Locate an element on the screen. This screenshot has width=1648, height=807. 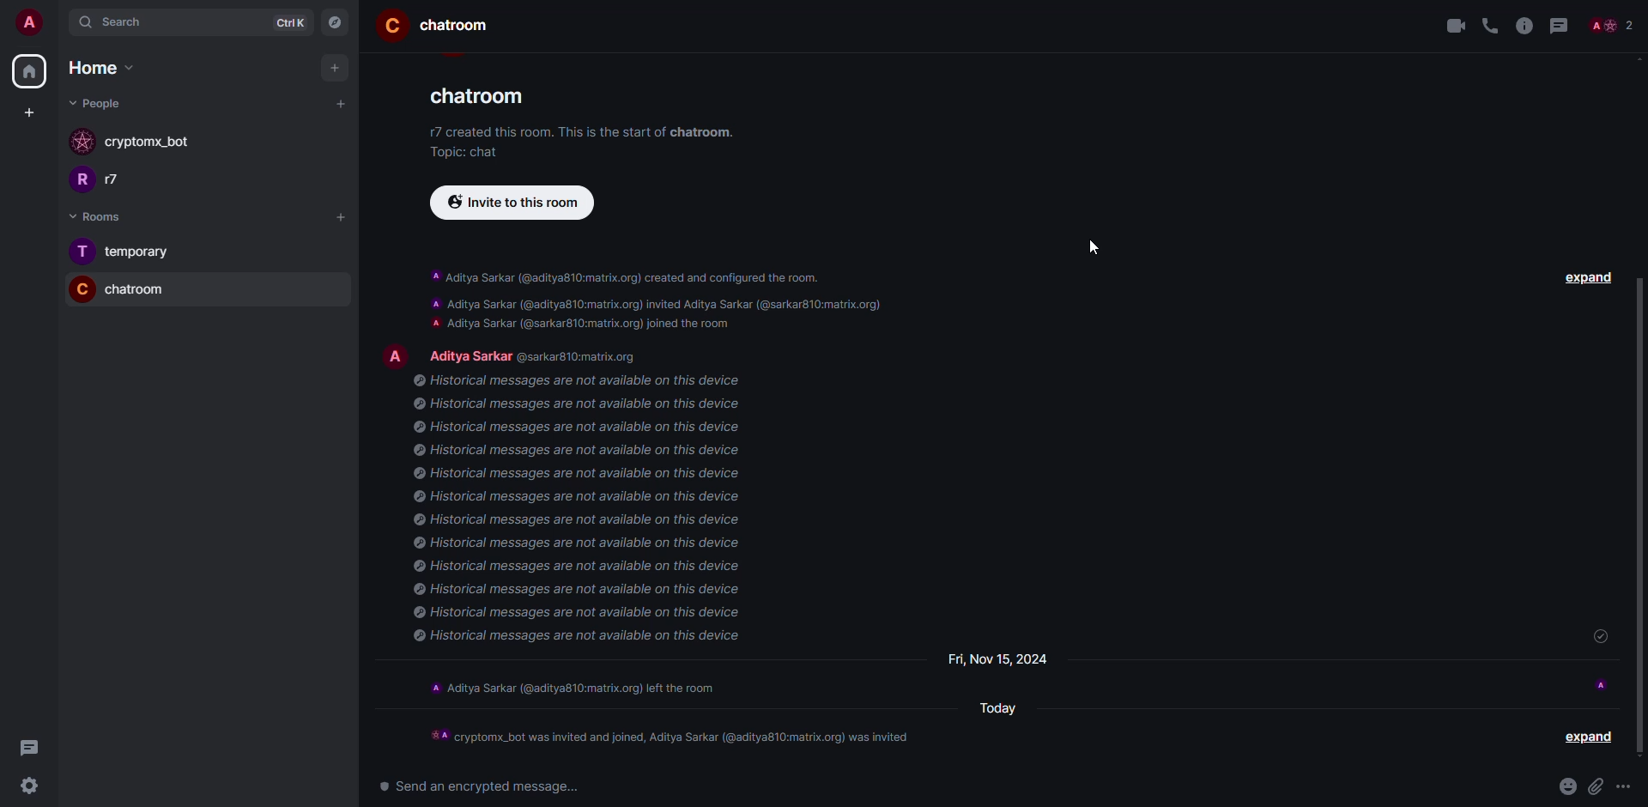
threads is located at coordinates (1560, 26).